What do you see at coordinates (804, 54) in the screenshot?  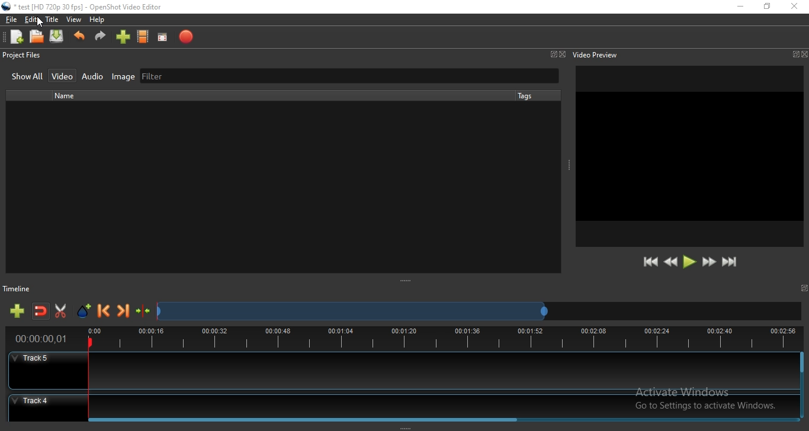 I see `close` at bounding box center [804, 54].